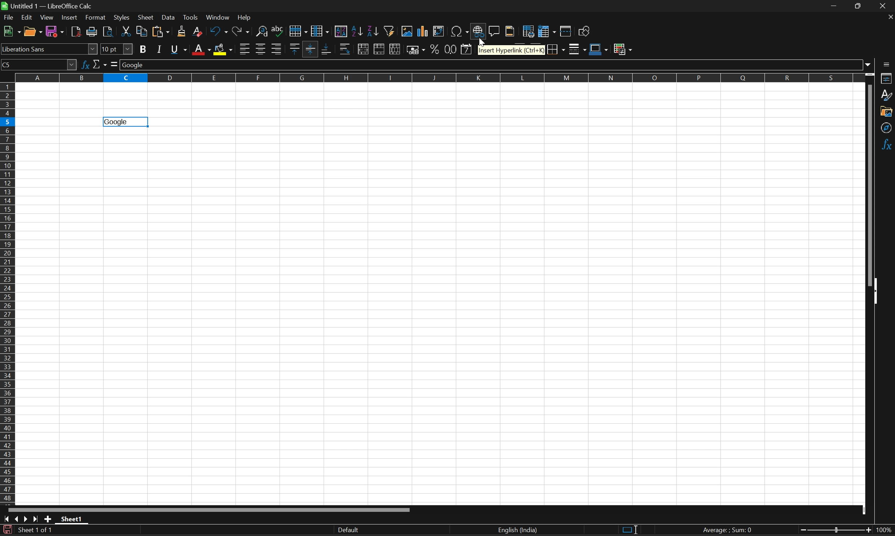  What do you see at coordinates (477, 31) in the screenshot?
I see `Insert hyperlink` at bounding box center [477, 31].